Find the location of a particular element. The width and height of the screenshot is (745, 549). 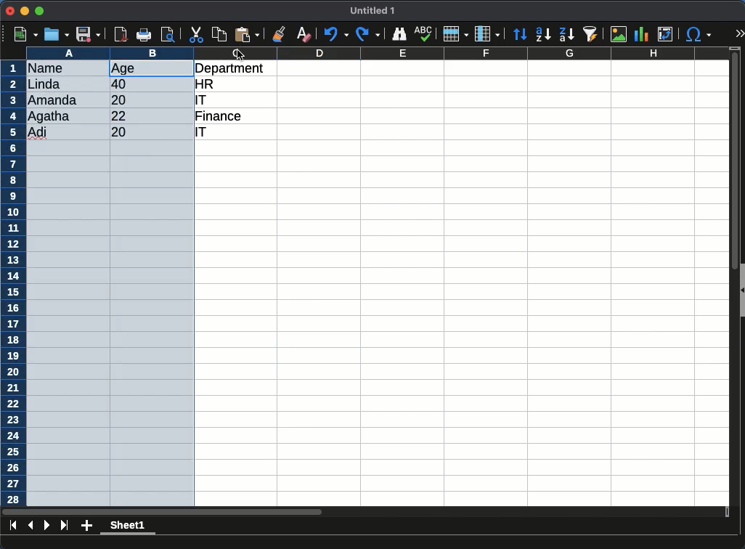

collapse is located at coordinates (741, 289).